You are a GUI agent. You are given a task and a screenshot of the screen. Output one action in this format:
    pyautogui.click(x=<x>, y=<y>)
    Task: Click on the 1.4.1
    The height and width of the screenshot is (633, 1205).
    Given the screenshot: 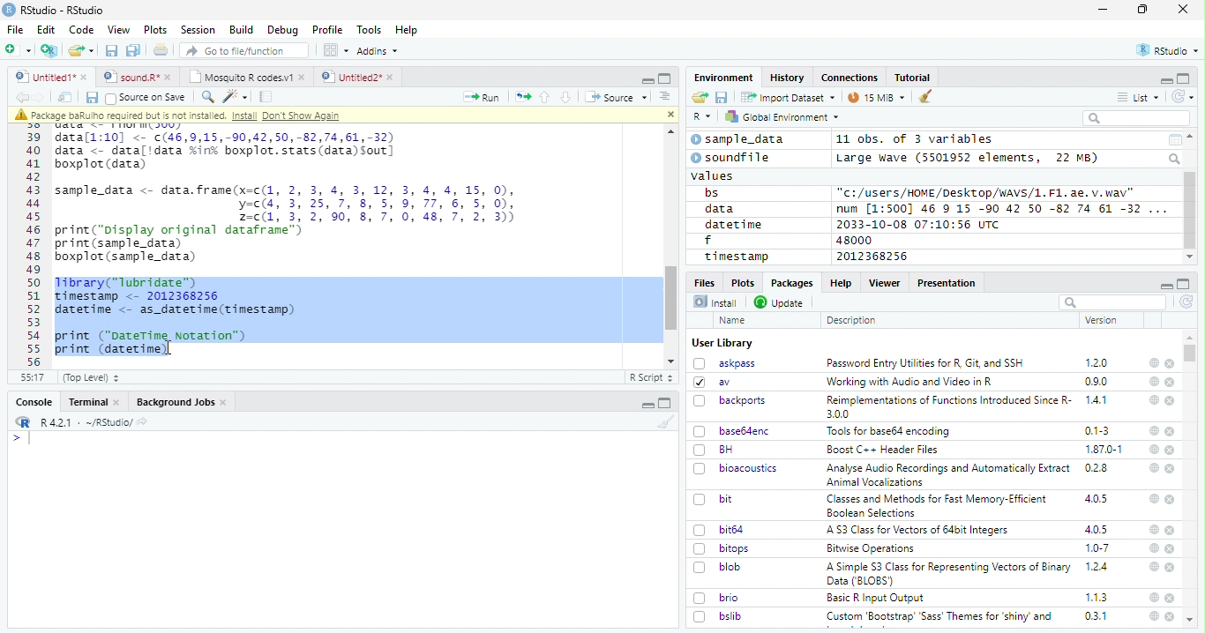 What is the action you would take?
    pyautogui.click(x=1097, y=399)
    